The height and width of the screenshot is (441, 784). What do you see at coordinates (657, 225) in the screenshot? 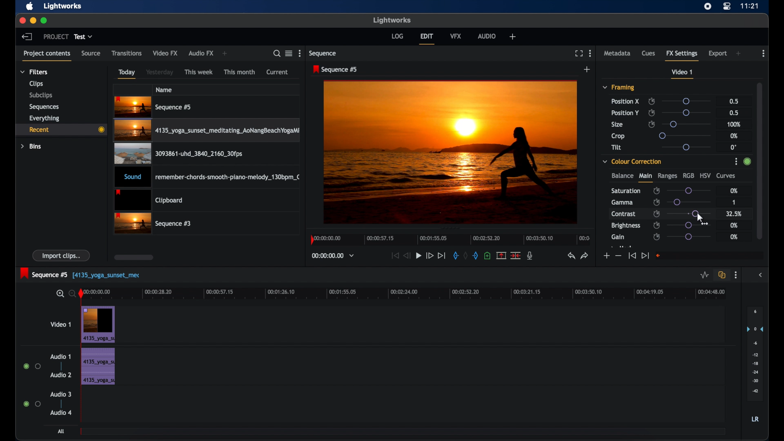
I see `enable/disable keyframes` at bounding box center [657, 225].